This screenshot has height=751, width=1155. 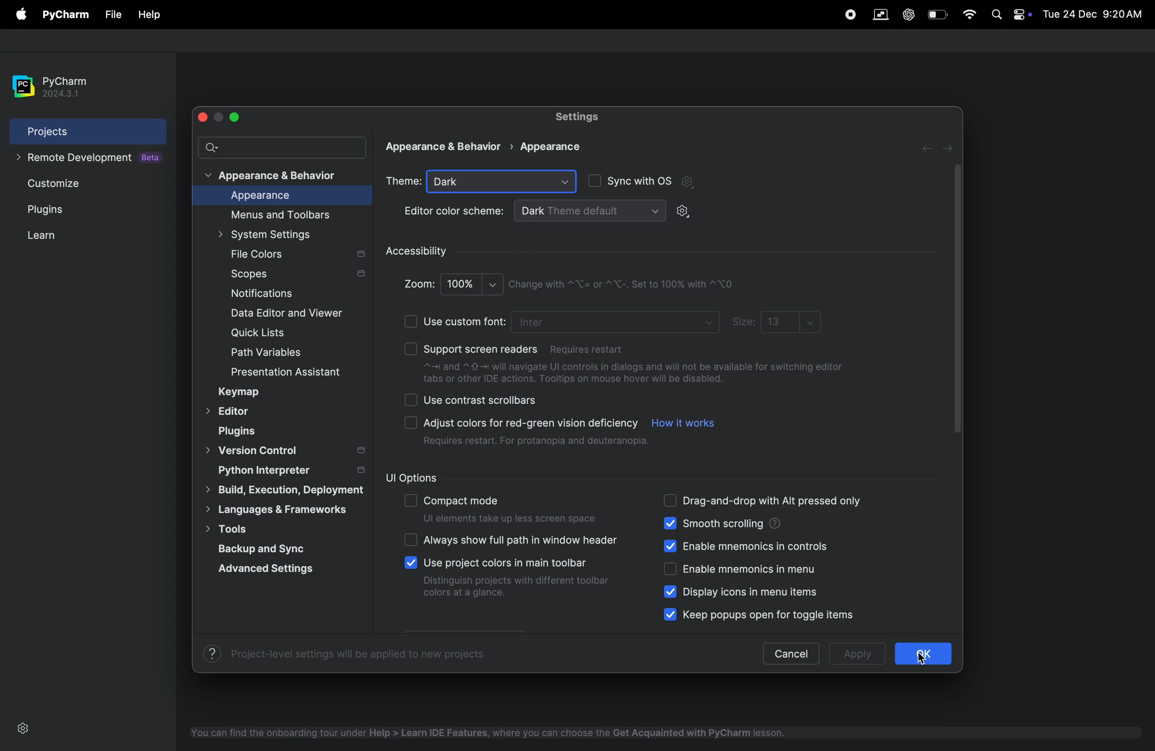 What do you see at coordinates (482, 400) in the screenshot?
I see `use contrast scrollbars` at bounding box center [482, 400].